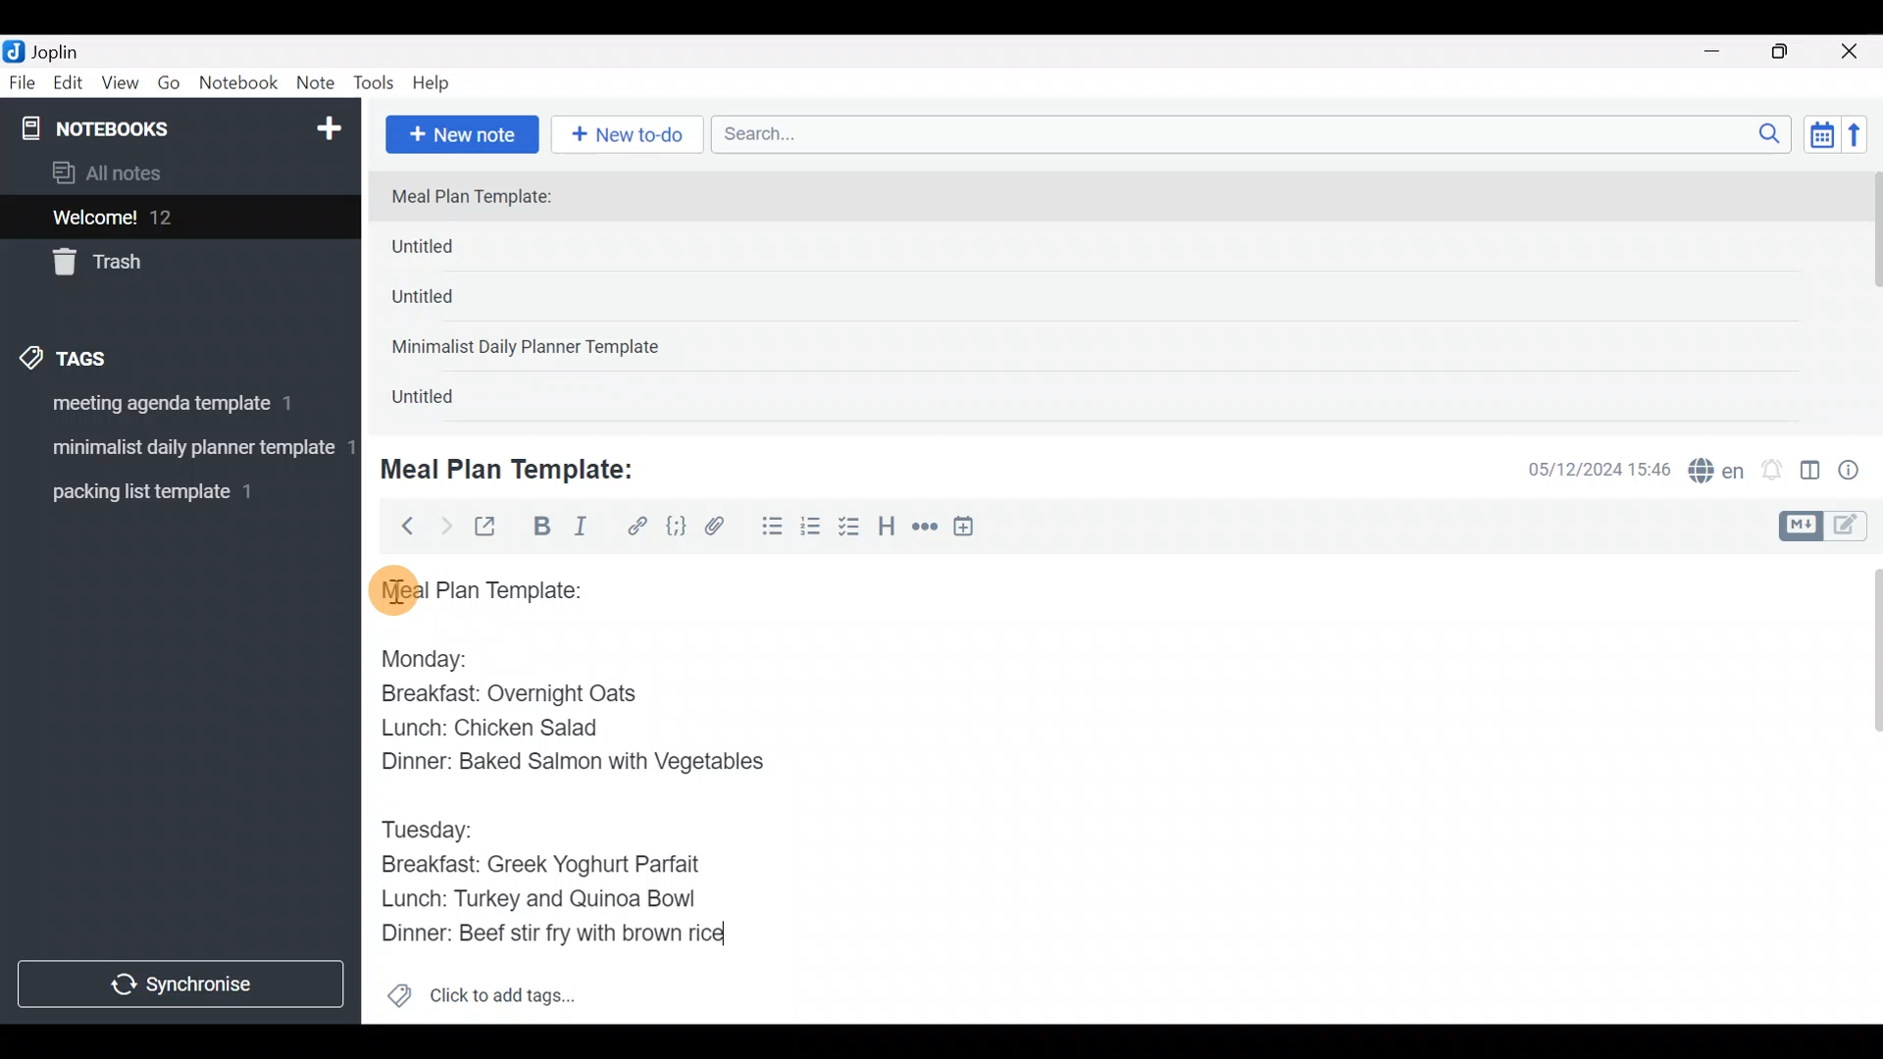  Describe the element at coordinates (411, 656) in the screenshot. I see `Monday:` at that location.